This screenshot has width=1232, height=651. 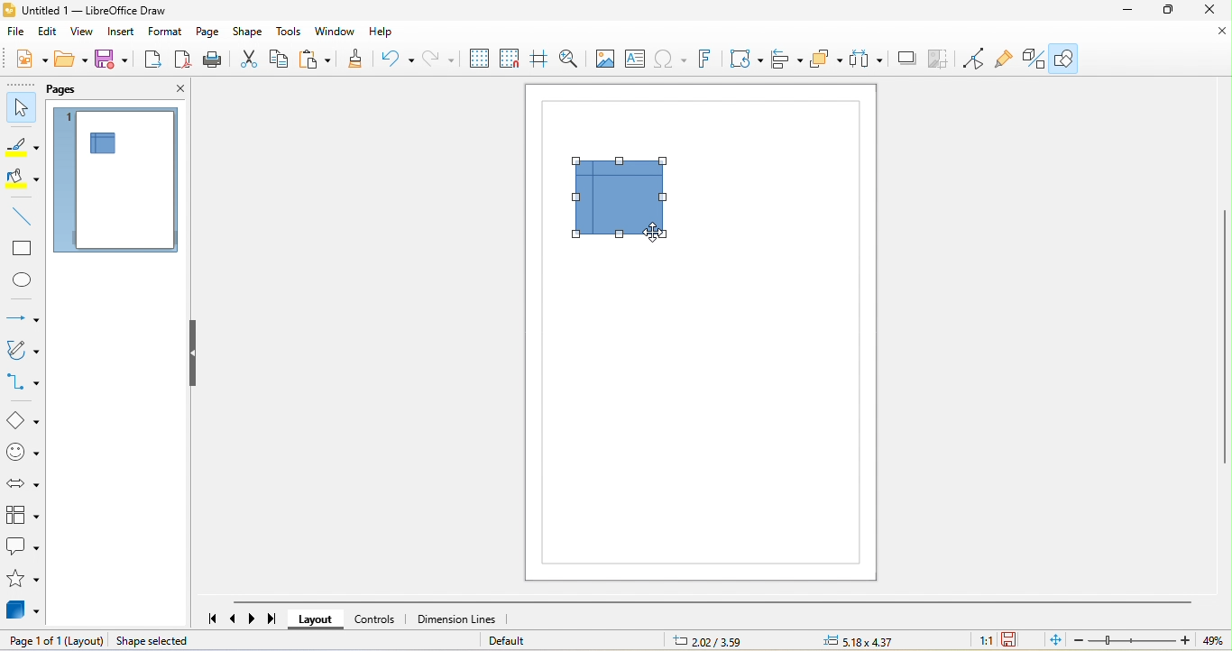 What do you see at coordinates (168, 32) in the screenshot?
I see `format` at bounding box center [168, 32].